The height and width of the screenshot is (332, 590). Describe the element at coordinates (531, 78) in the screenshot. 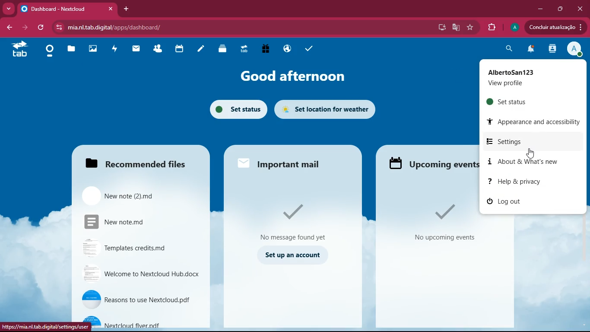

I see `AlbertoSan123 View Profile` at that location.